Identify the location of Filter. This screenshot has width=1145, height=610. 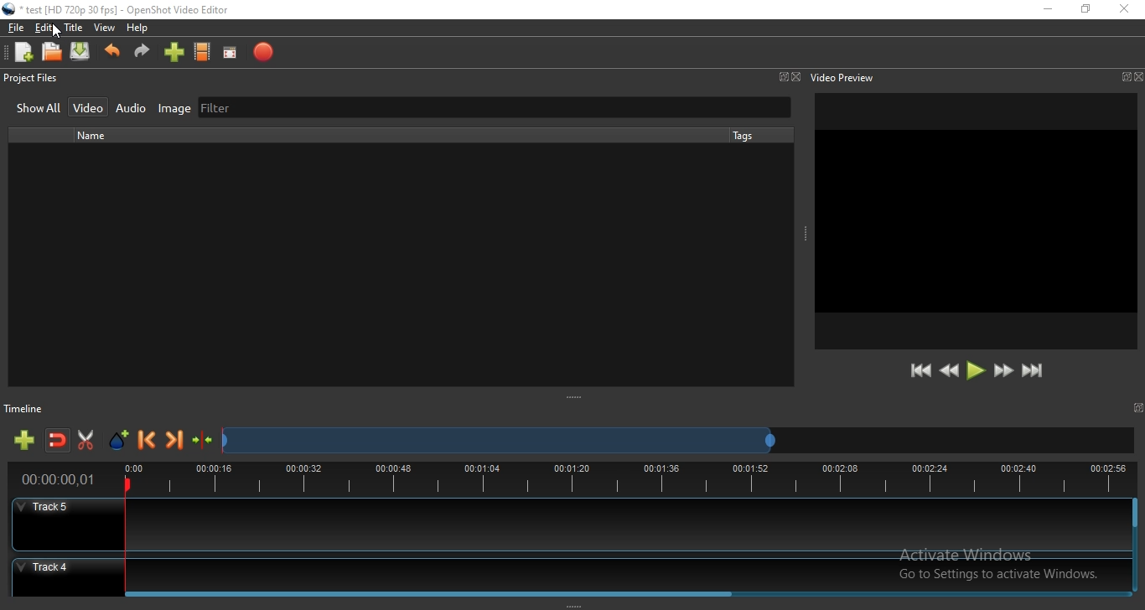
(492, 108).